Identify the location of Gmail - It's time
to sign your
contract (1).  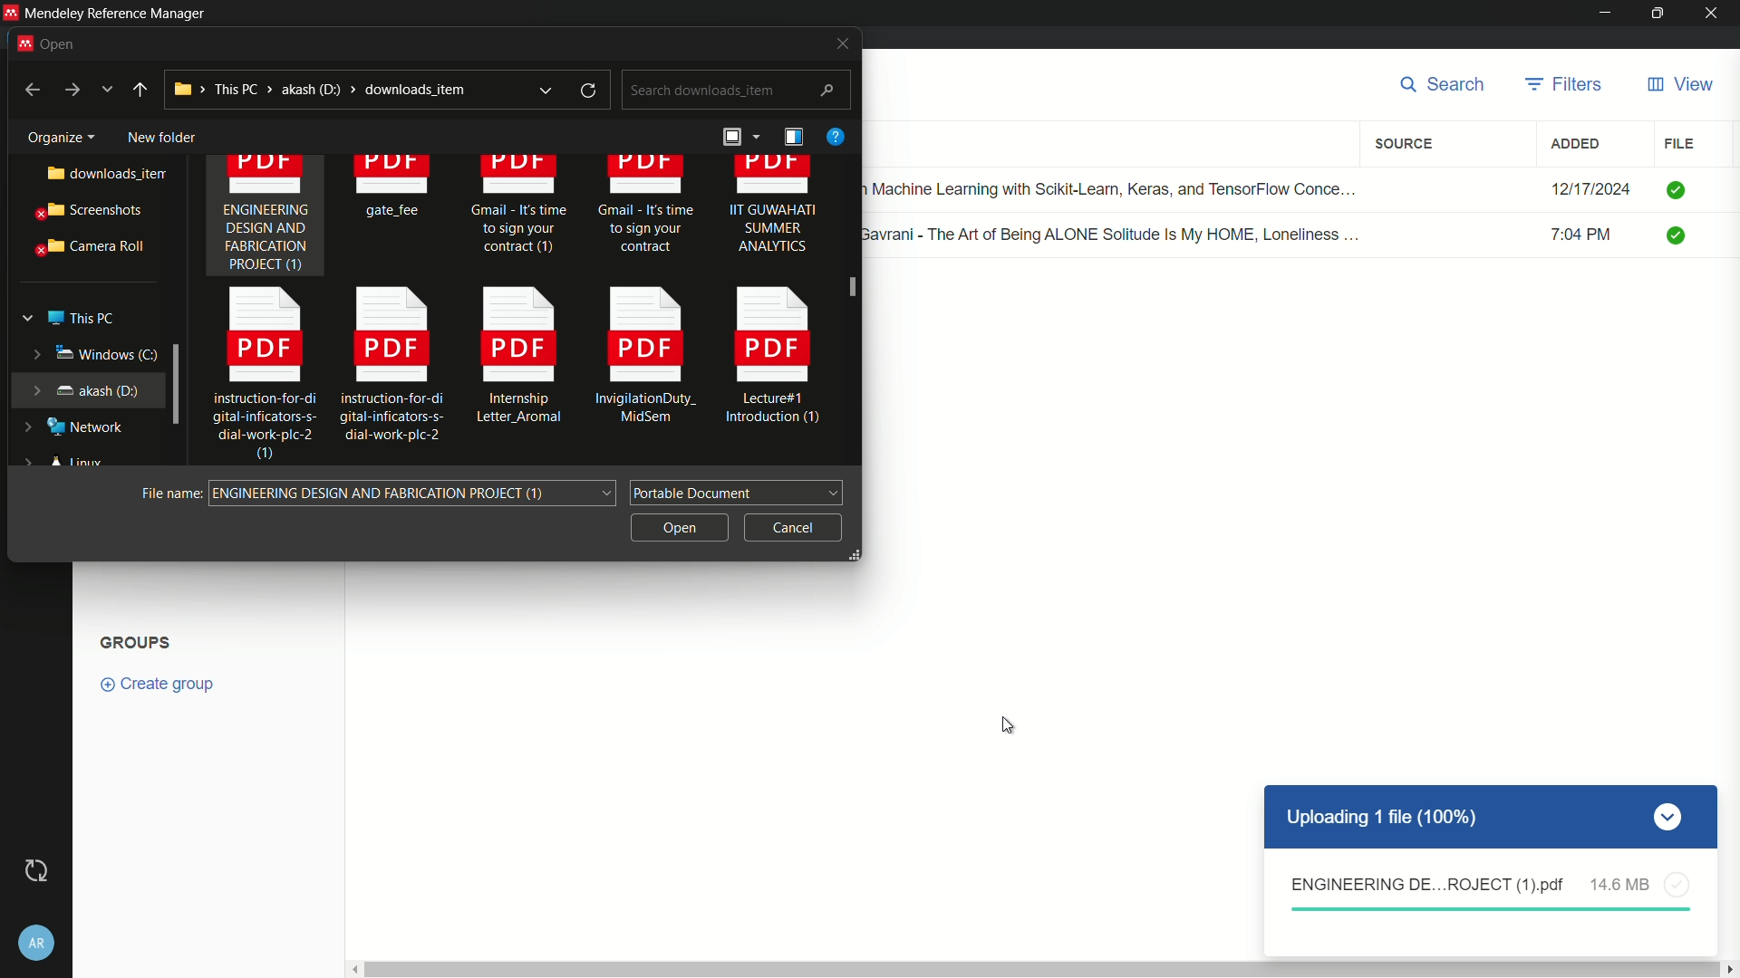
(518, 213).